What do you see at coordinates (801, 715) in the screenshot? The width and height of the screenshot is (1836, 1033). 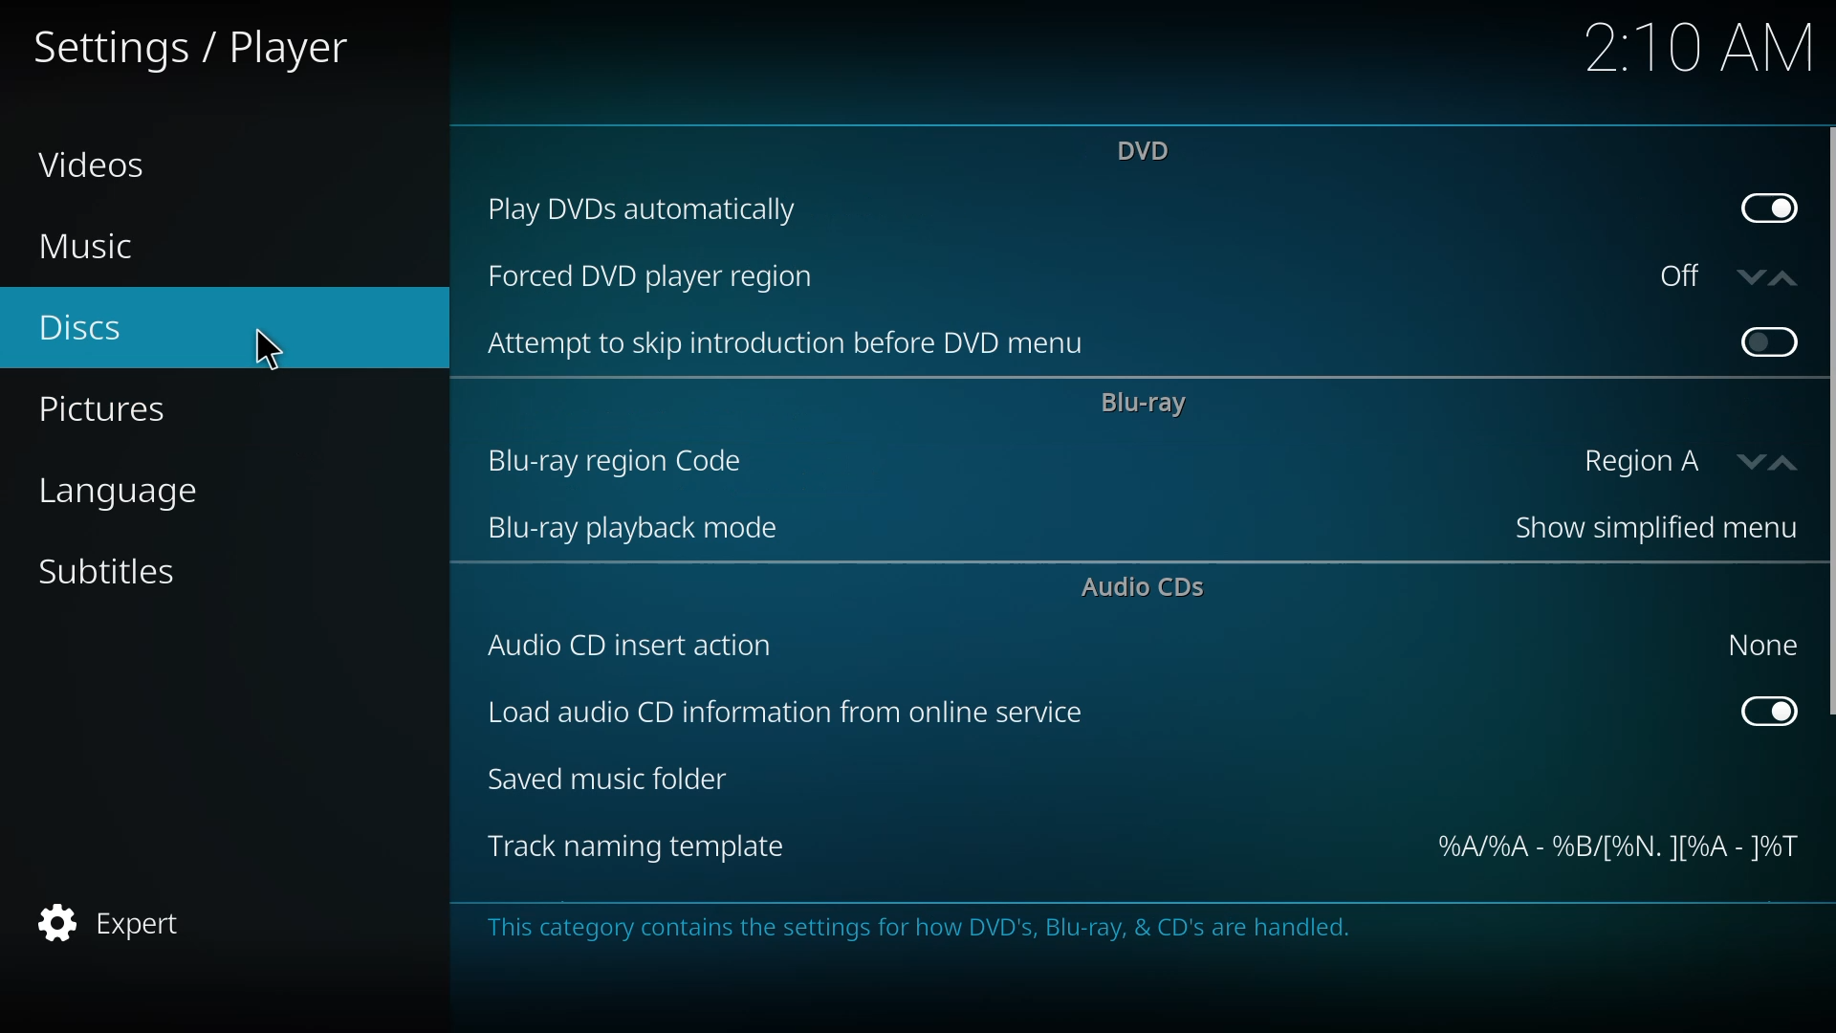 I see `load audio cd info from online service` at bounding box center [801, 715].